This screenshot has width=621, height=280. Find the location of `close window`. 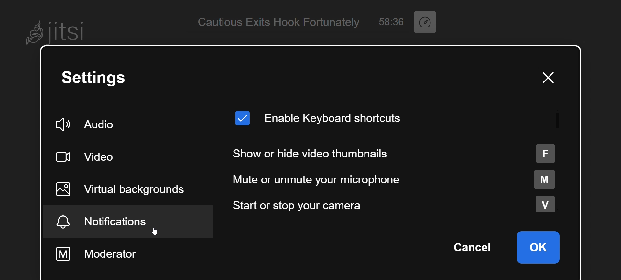

close window is located at coordinates (547, 78).